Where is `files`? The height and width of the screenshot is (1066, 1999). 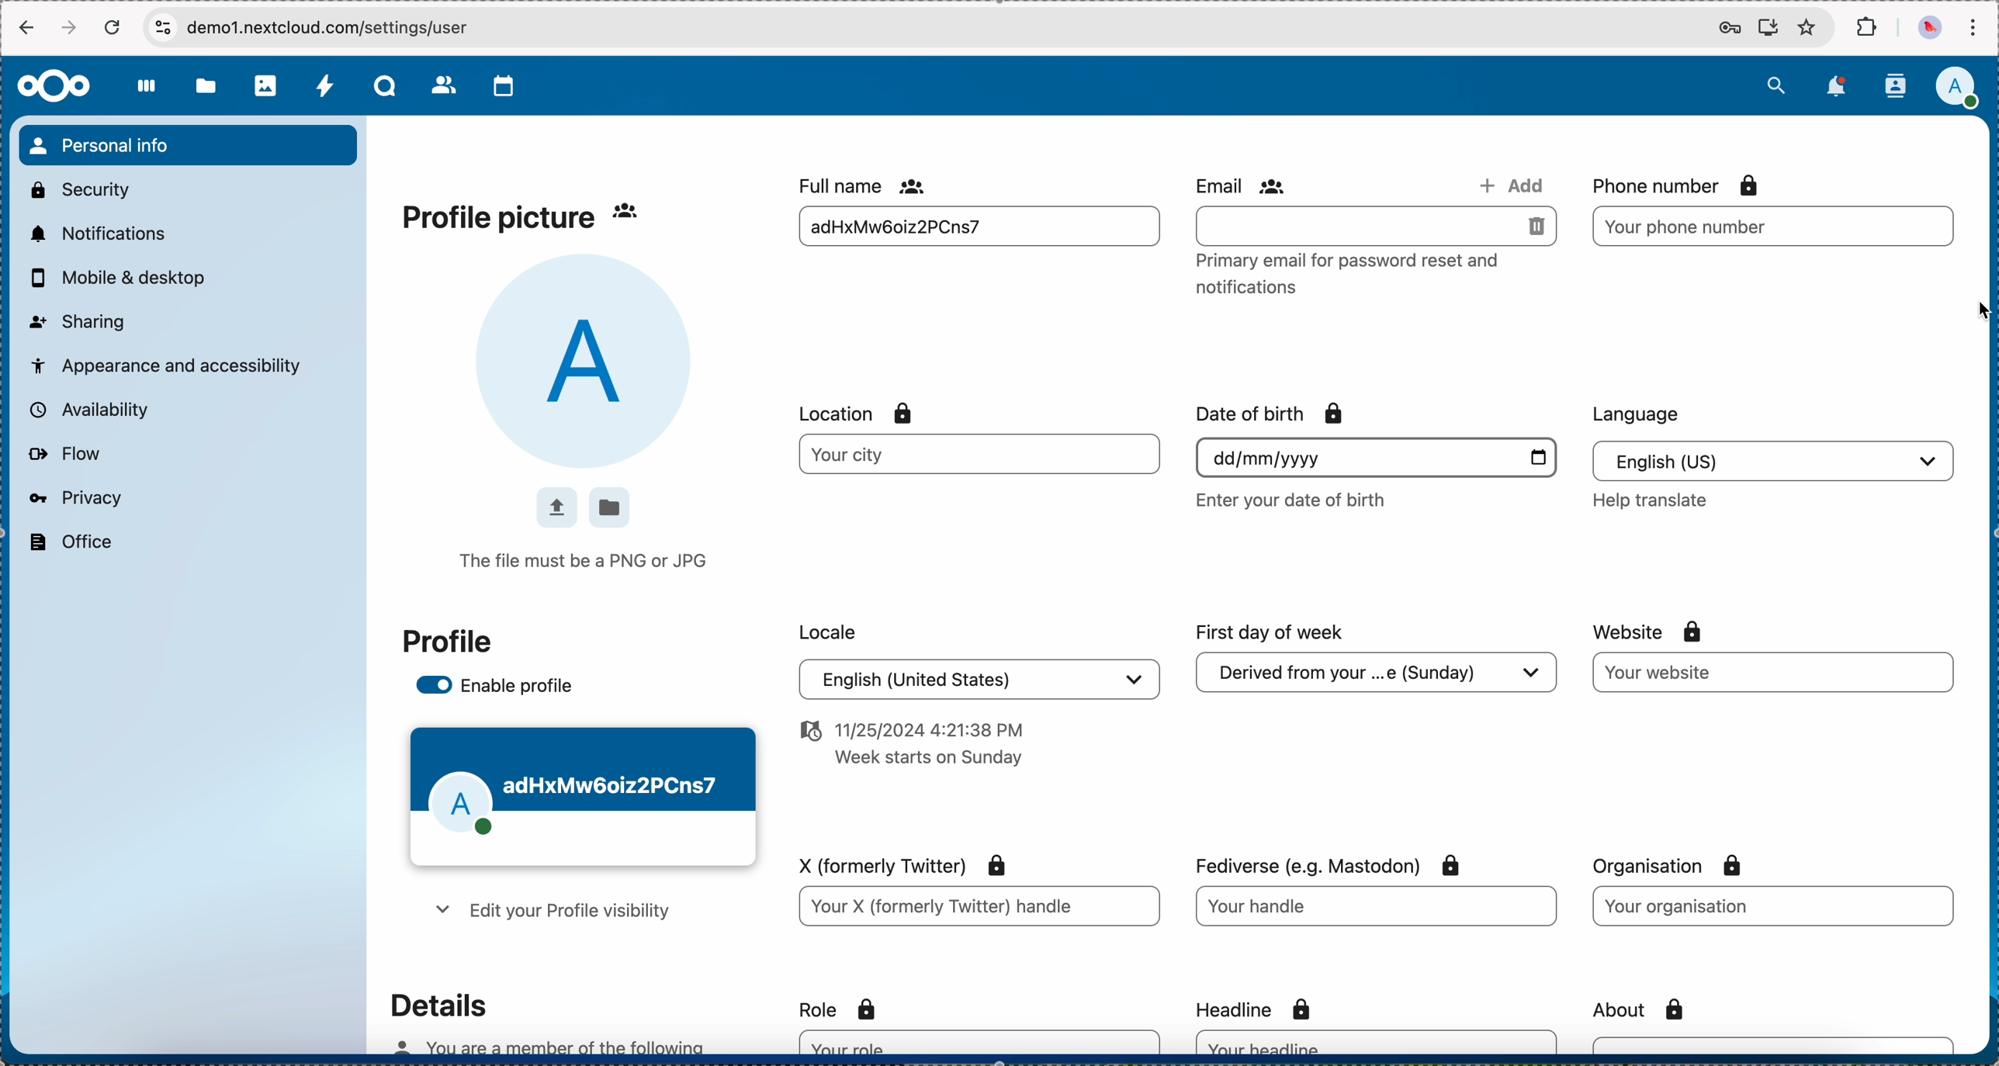
files is located at coordinates (206, 89).